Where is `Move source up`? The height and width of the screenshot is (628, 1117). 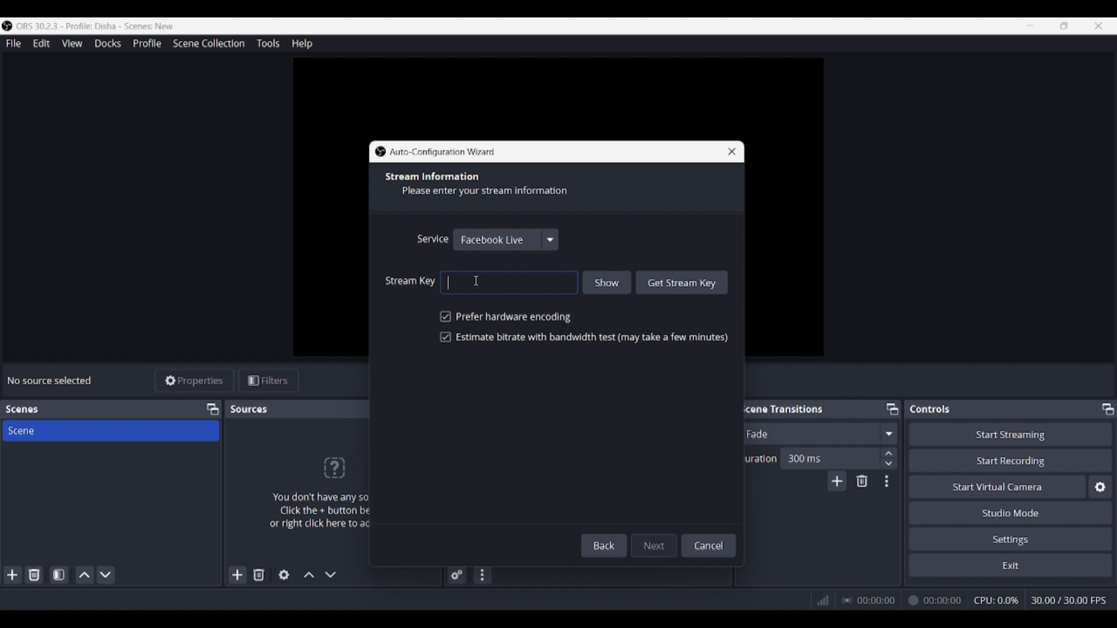
Move source up is located at coordinates (309, 575).